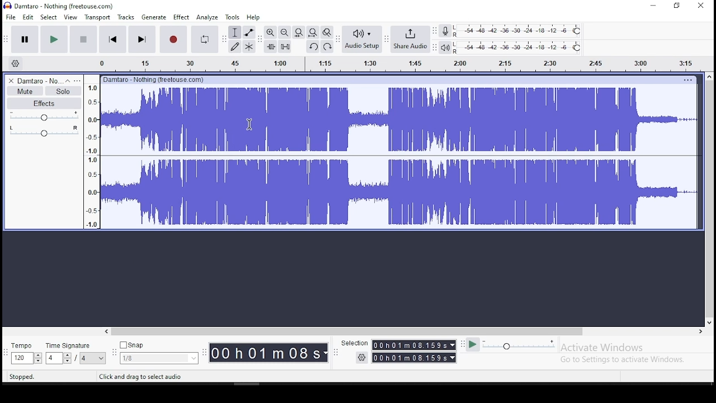  Describe the element at coordinates (271, 46) in the screenshot. I see `trim audio outside selection` at that location.